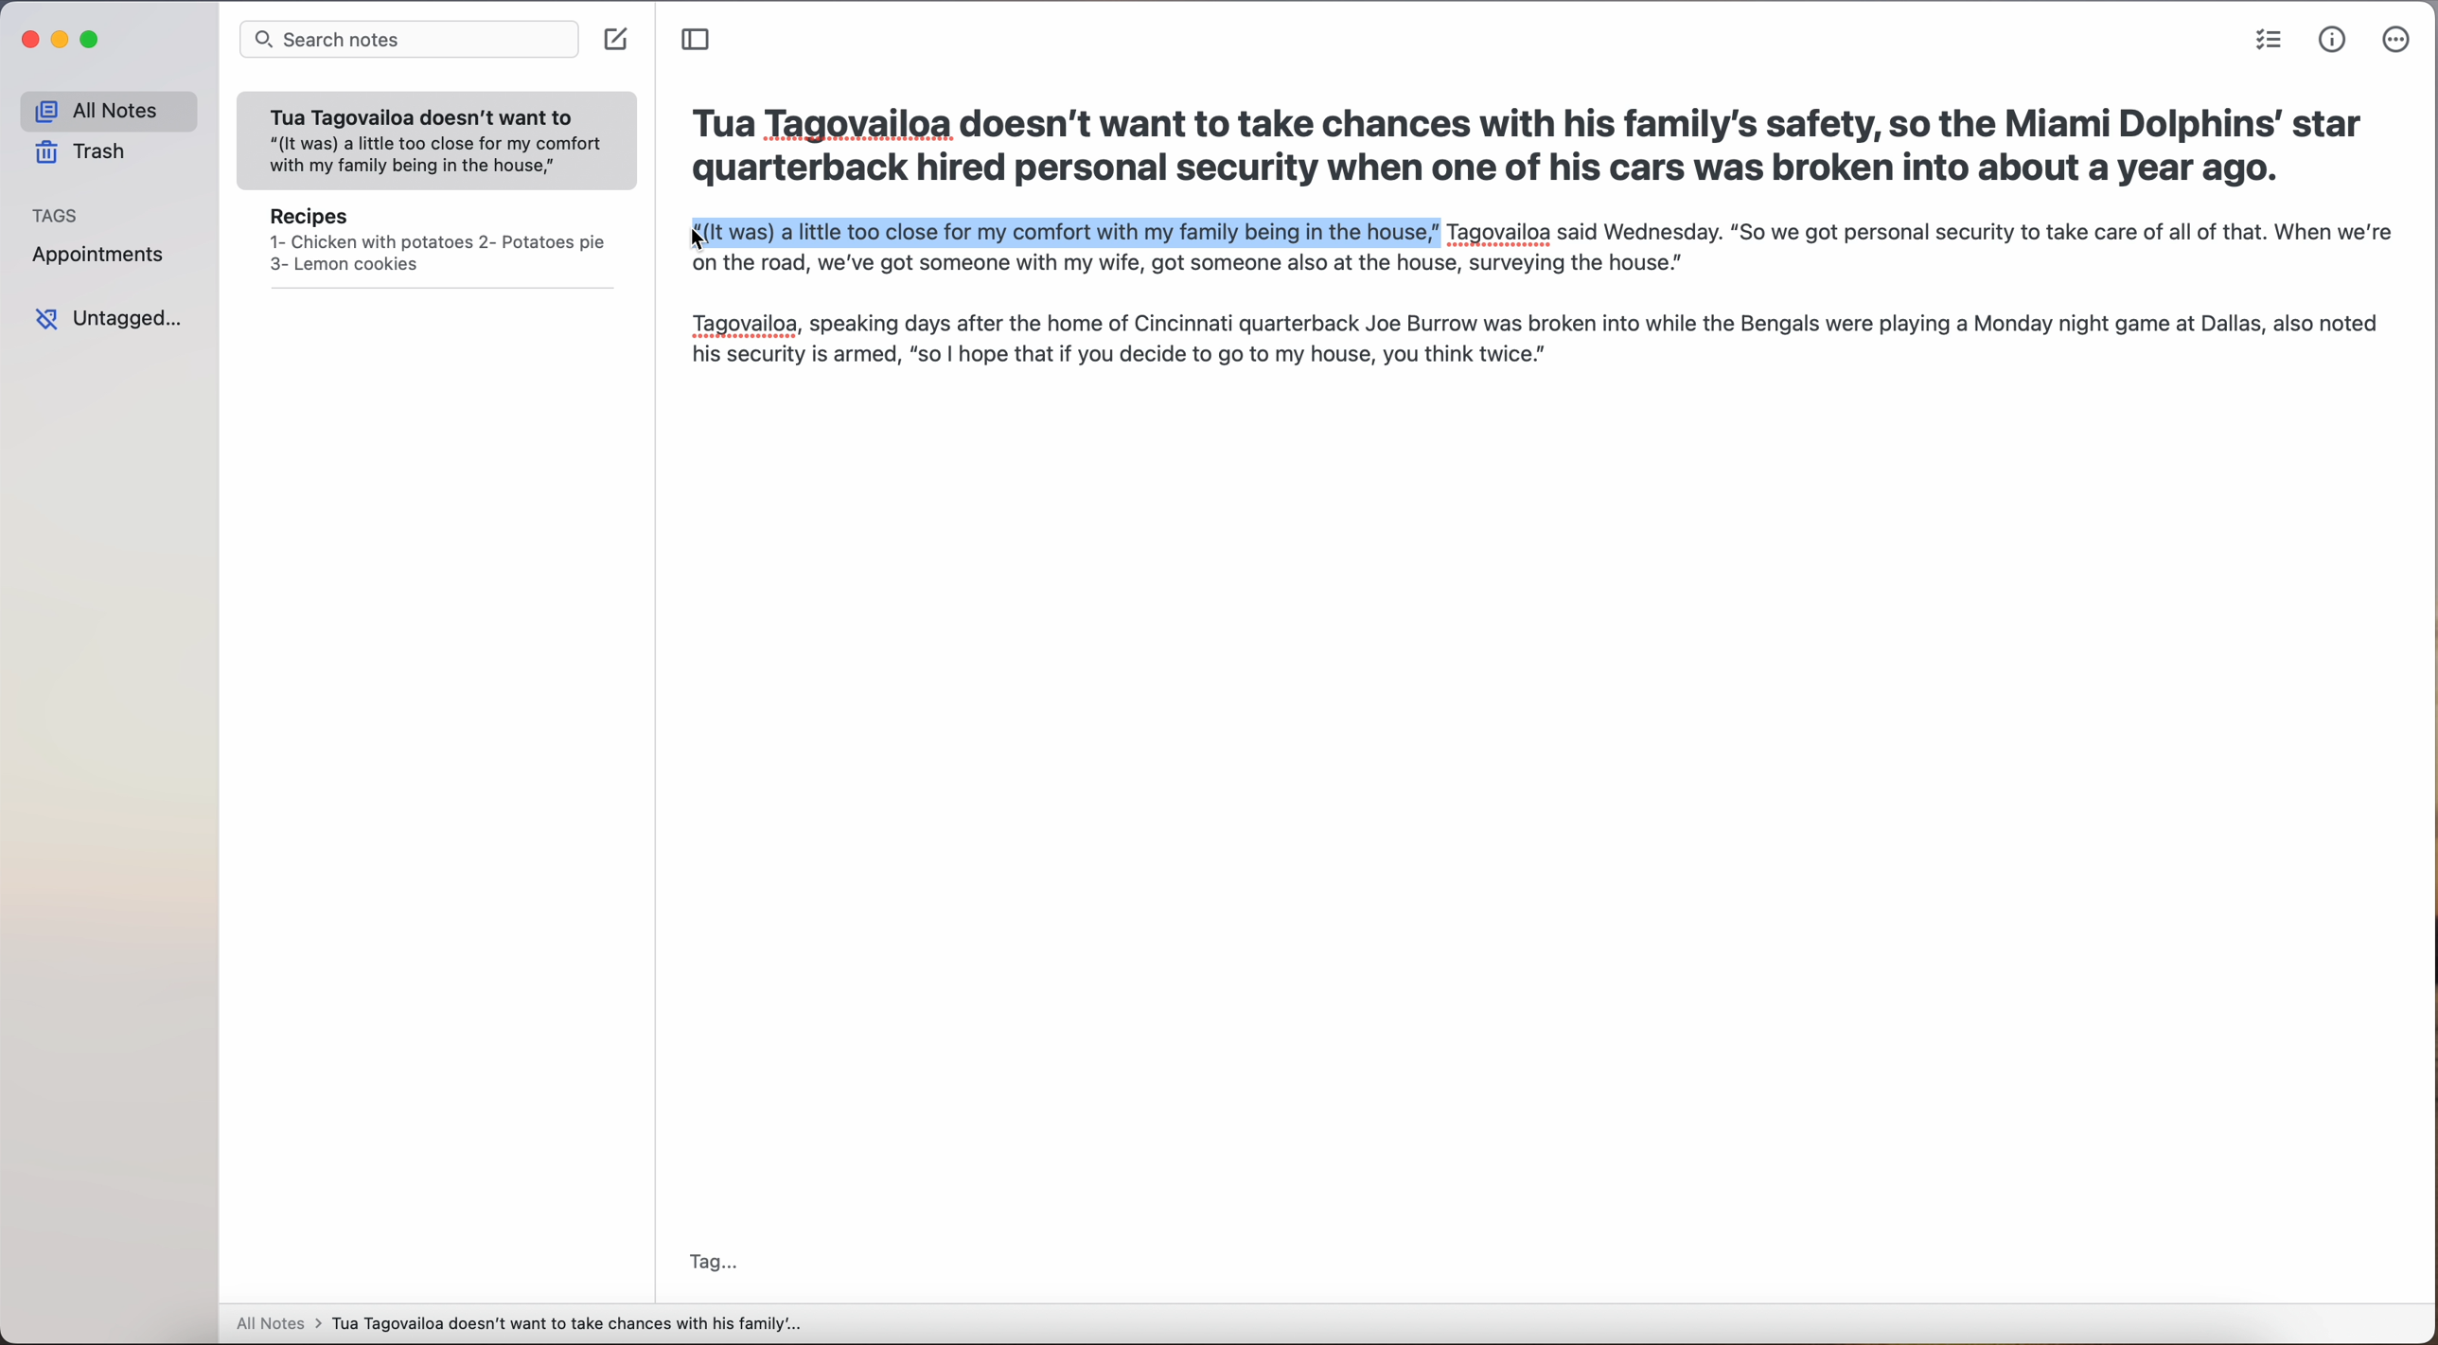 The image size is (2438, 1345). I want to click on cursor, so click(686, 242).